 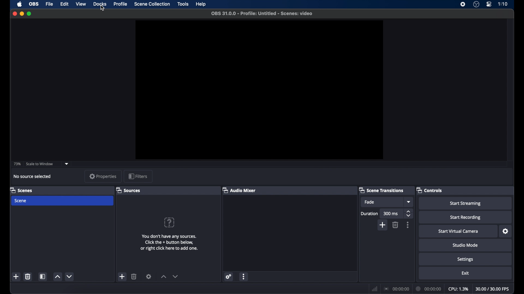 What do you see at coordinates (493, 289) in the screenshot?
I see `fps` at bounding box center [493, 289].